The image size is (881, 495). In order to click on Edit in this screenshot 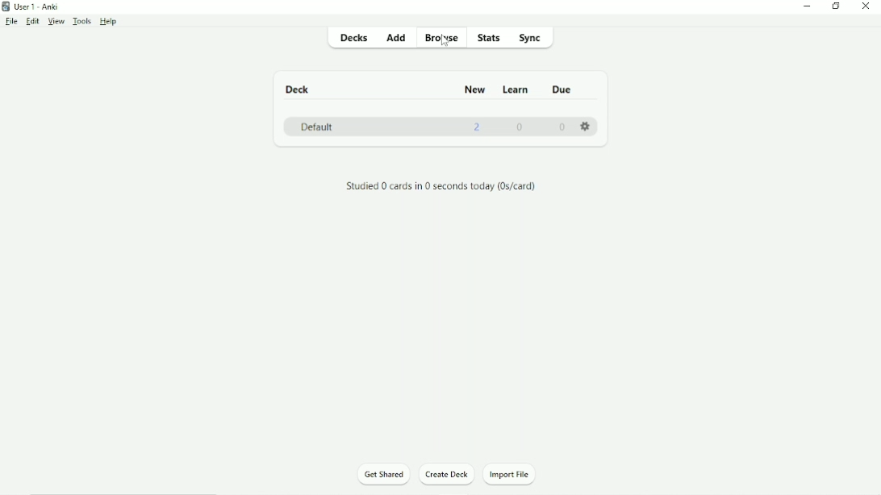, I will do `click(32, 21)`.